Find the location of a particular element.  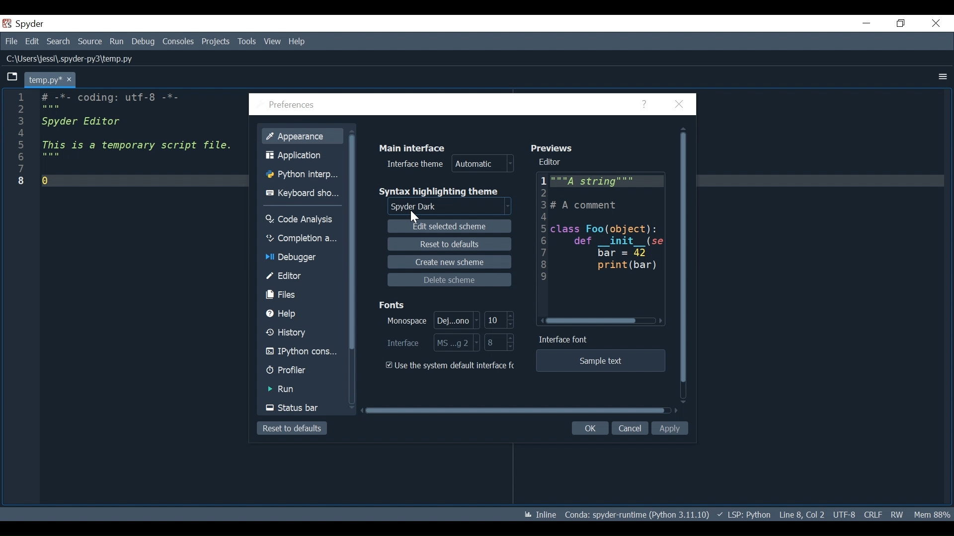

Reset to defaults is located at coordinates (292, 428).